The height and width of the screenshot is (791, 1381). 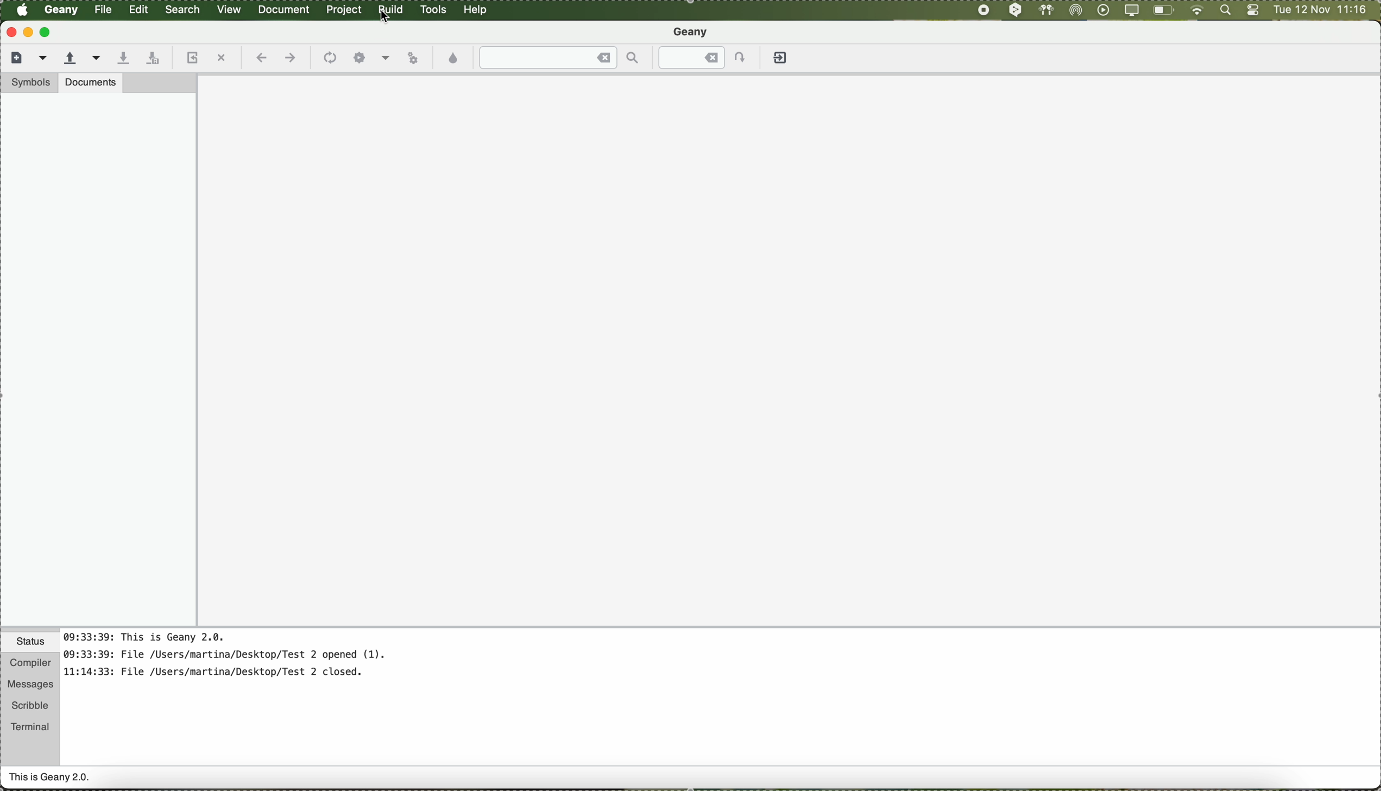 I want to click on status, so click(x=30, y=643).